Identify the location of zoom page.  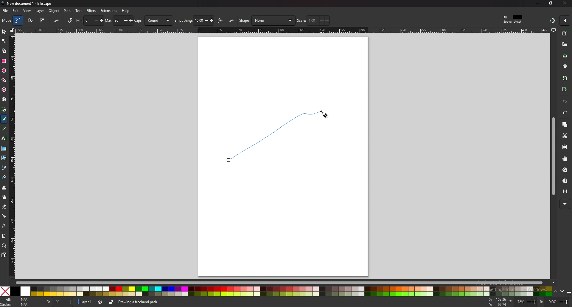
(565, 181).